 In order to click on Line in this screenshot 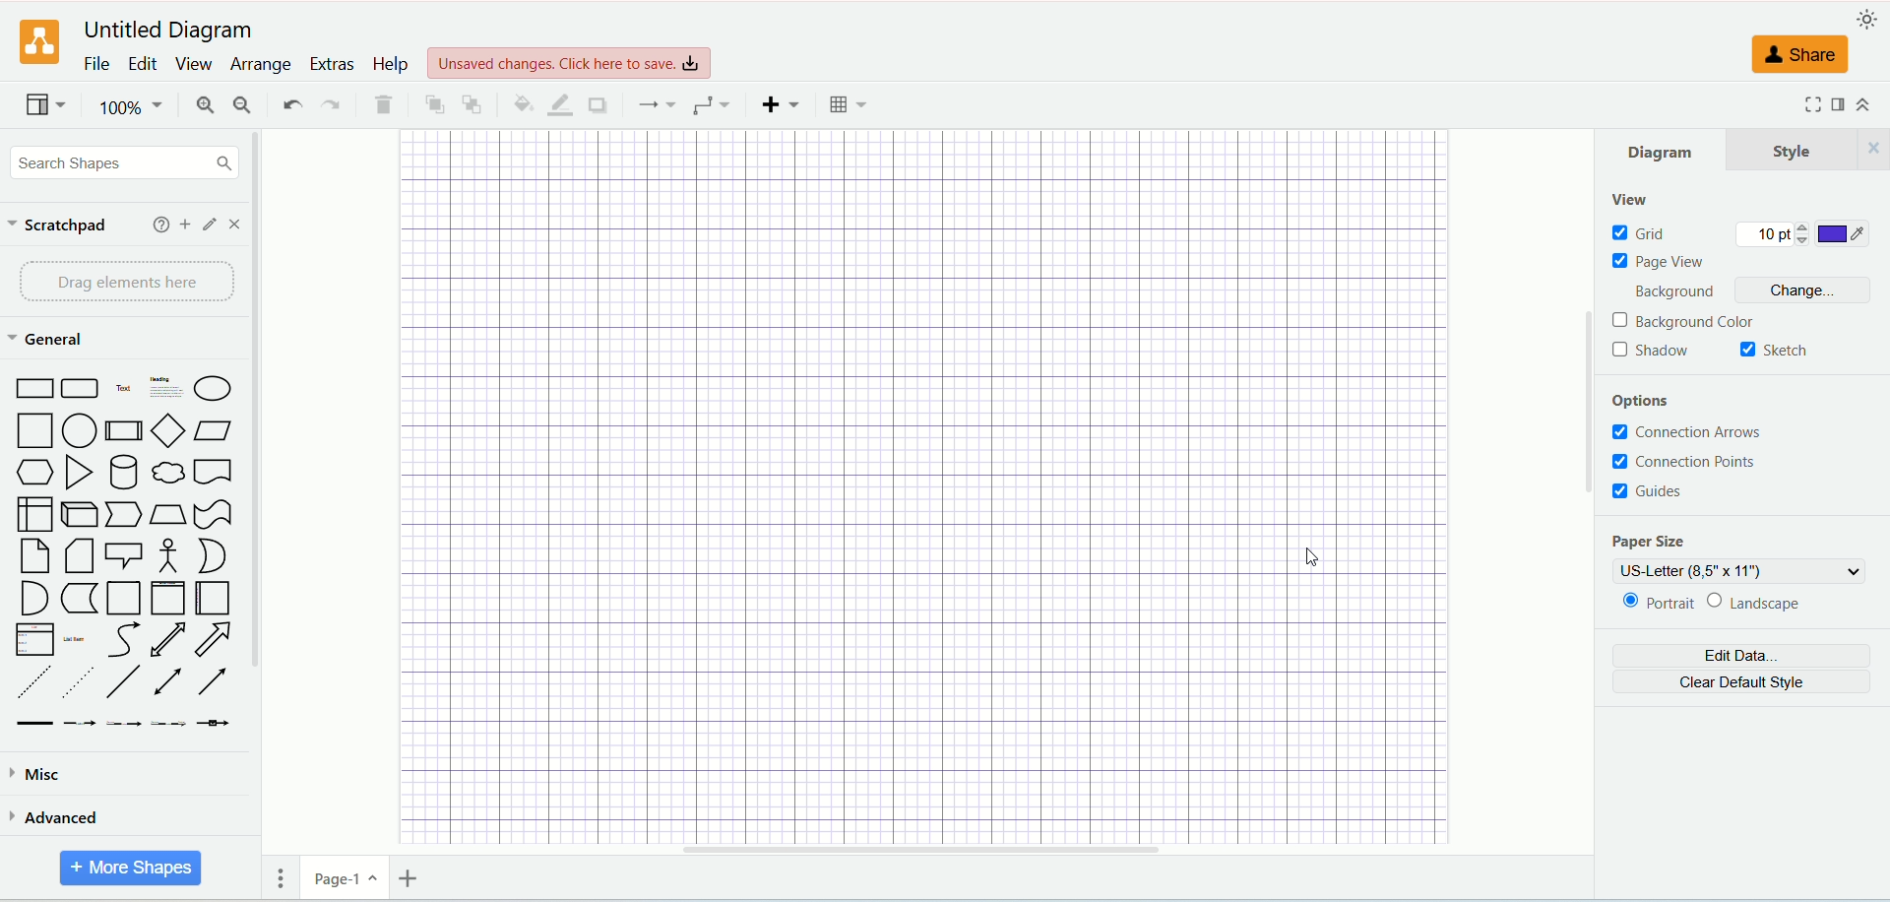, I will do `click(125, 685)`.